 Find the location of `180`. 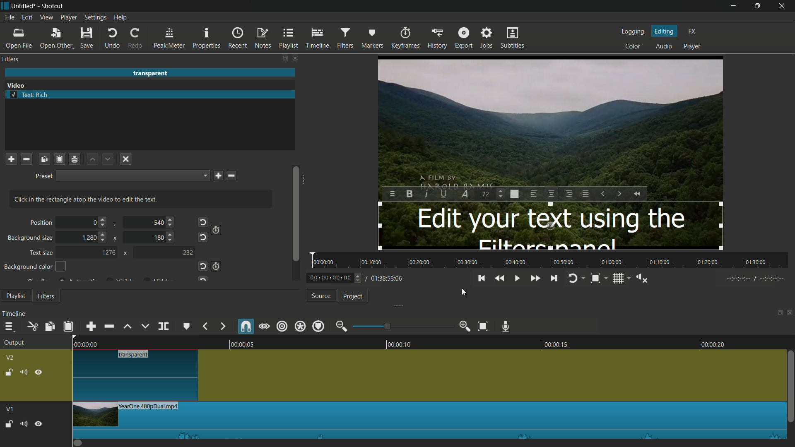

180 is located at coordinates (159, 238).